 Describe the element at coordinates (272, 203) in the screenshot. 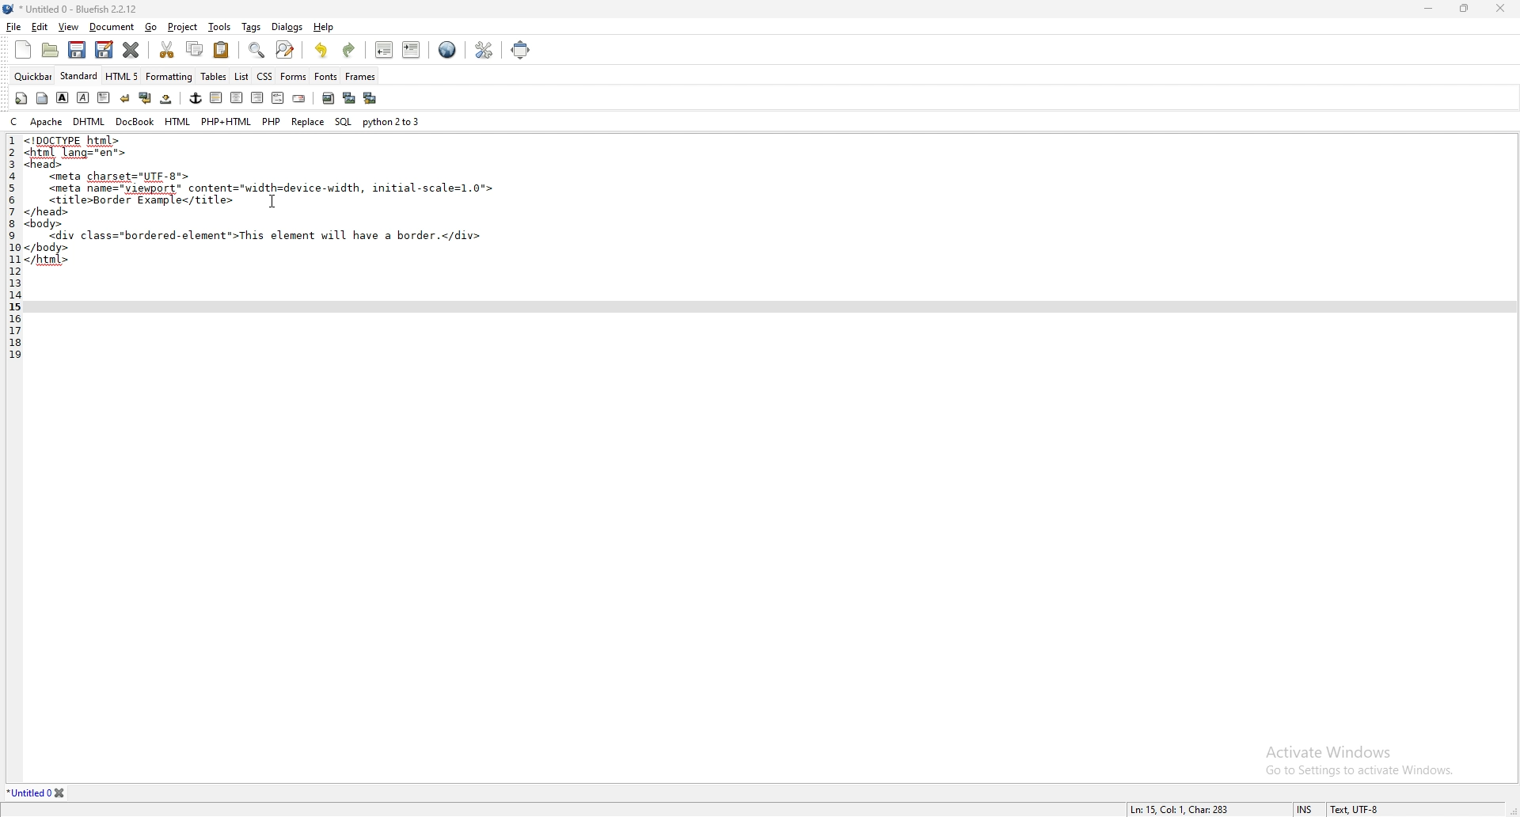

I see `Cursor` at that location.